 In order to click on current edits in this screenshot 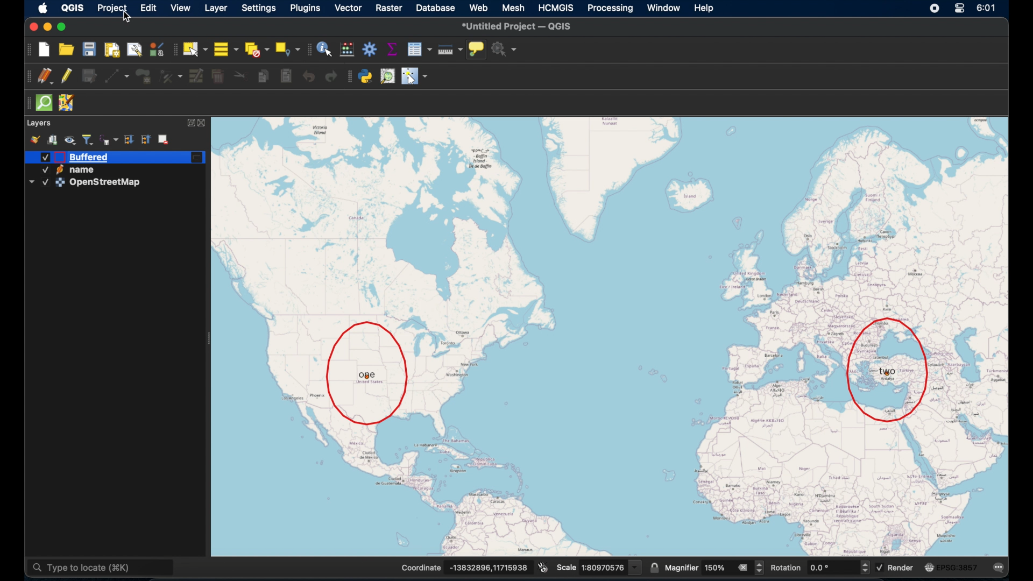, I will do `click(46, 76)`.